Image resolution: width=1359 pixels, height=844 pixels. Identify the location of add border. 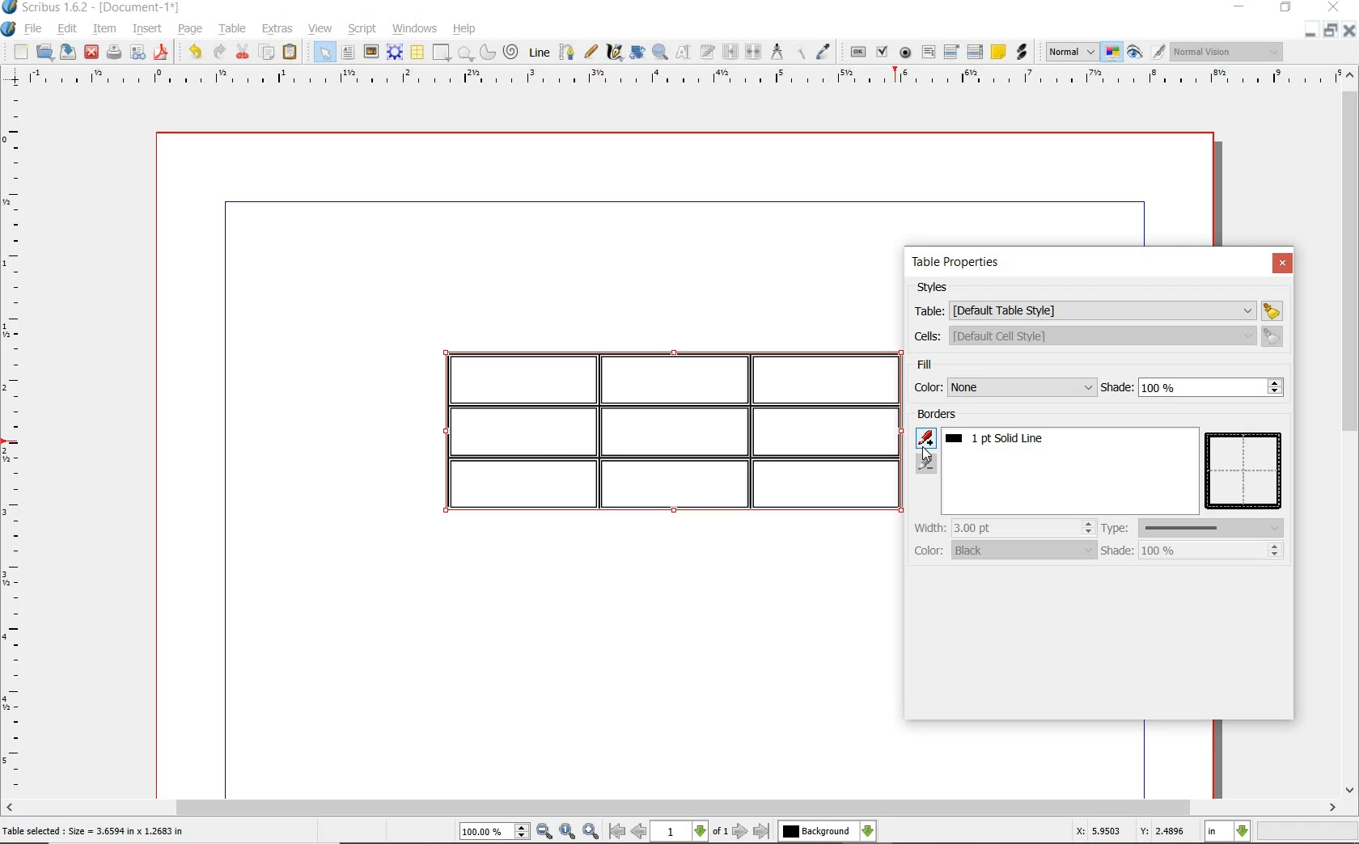
(928, 437).